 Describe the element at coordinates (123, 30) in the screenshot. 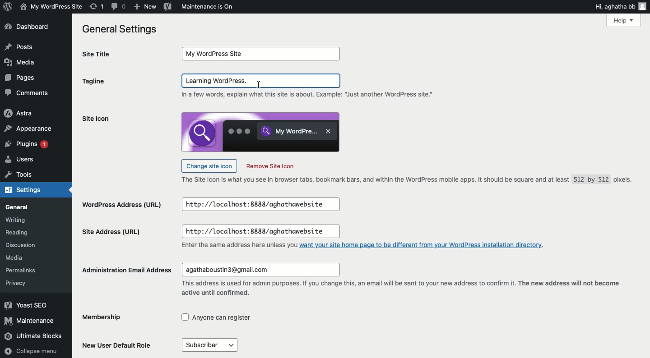

I see `General settings` at that location.